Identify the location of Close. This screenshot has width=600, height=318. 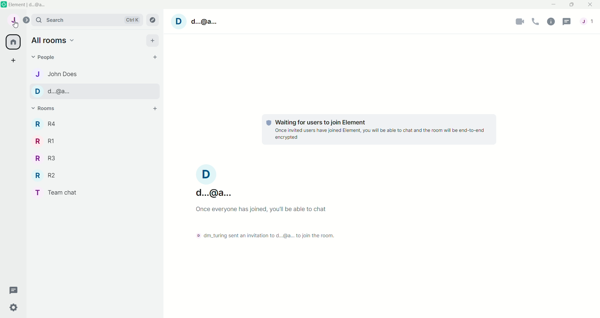
(591, 5).